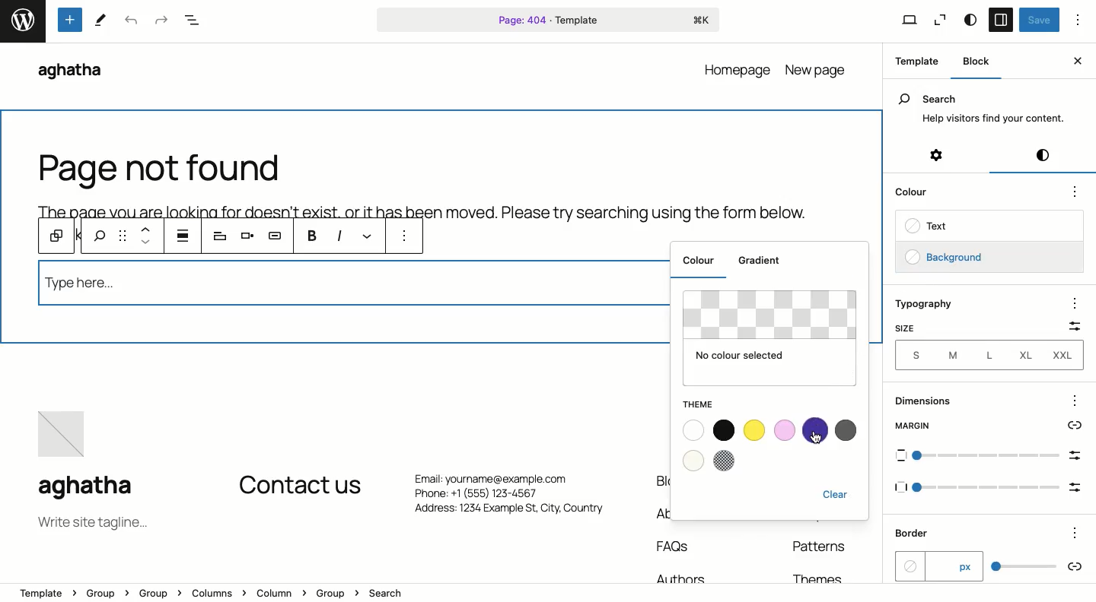 The height and width of the screenshot is (602, 1096). What do you see at coordinates (913, 60) in the screenshot?
I see `Template` at bounding box center [913, 60].